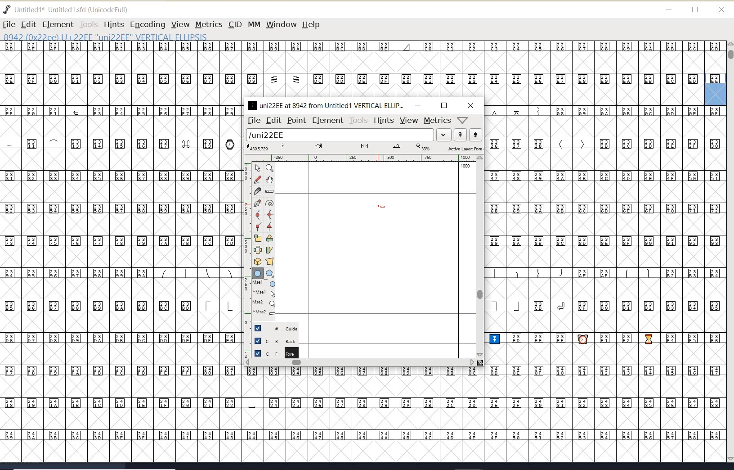 This screenshot has height=470, width=734. Describe the element at coordinates (669, 9) in the screenshot. I see `minimize` at that location.